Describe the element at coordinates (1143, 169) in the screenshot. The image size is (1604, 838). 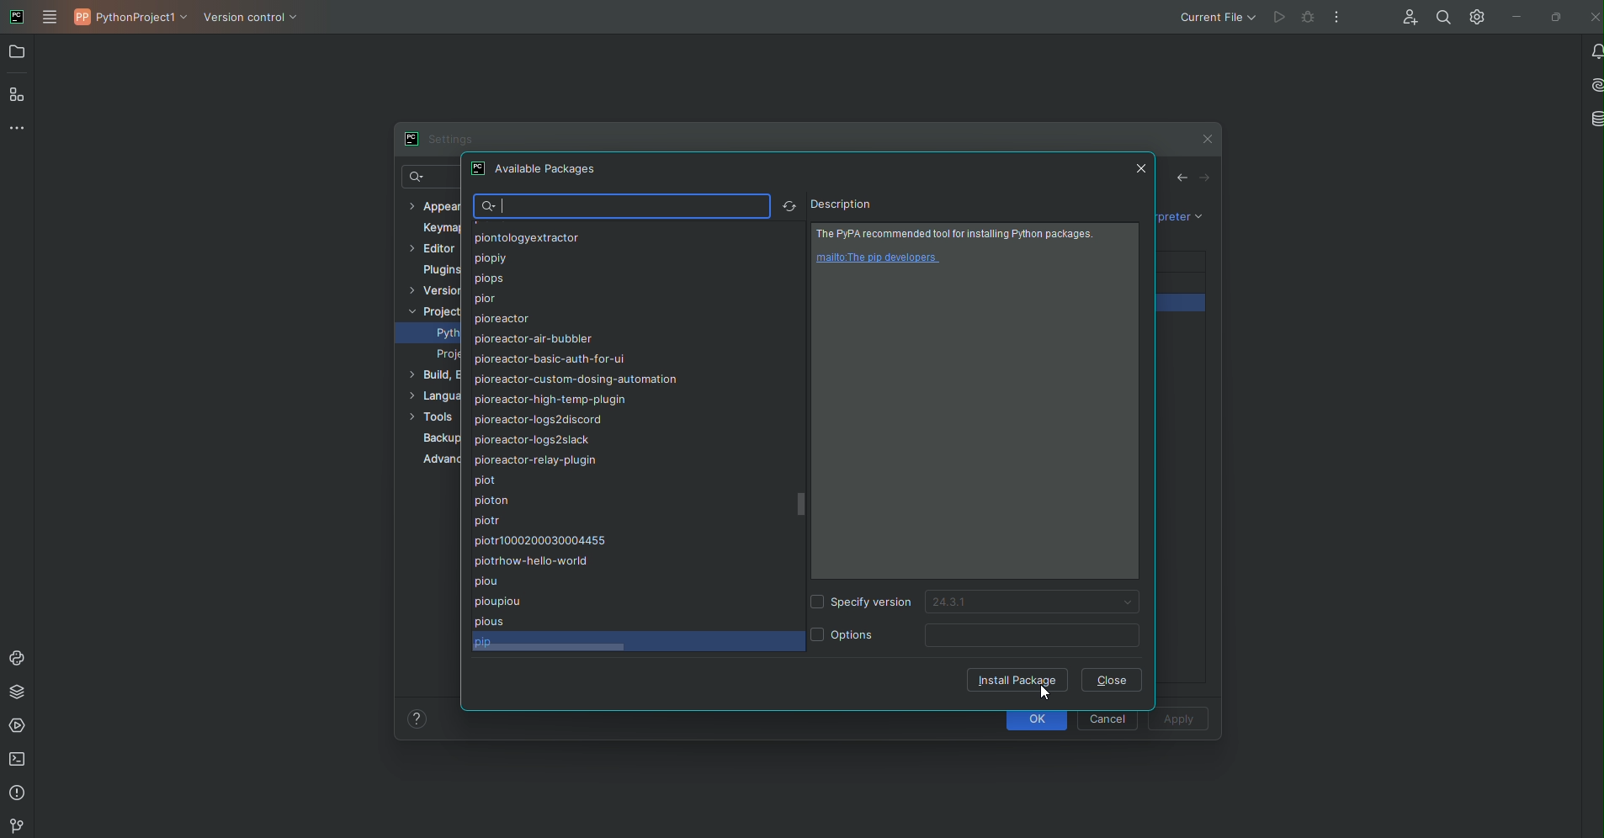
I see `Close` at that location.